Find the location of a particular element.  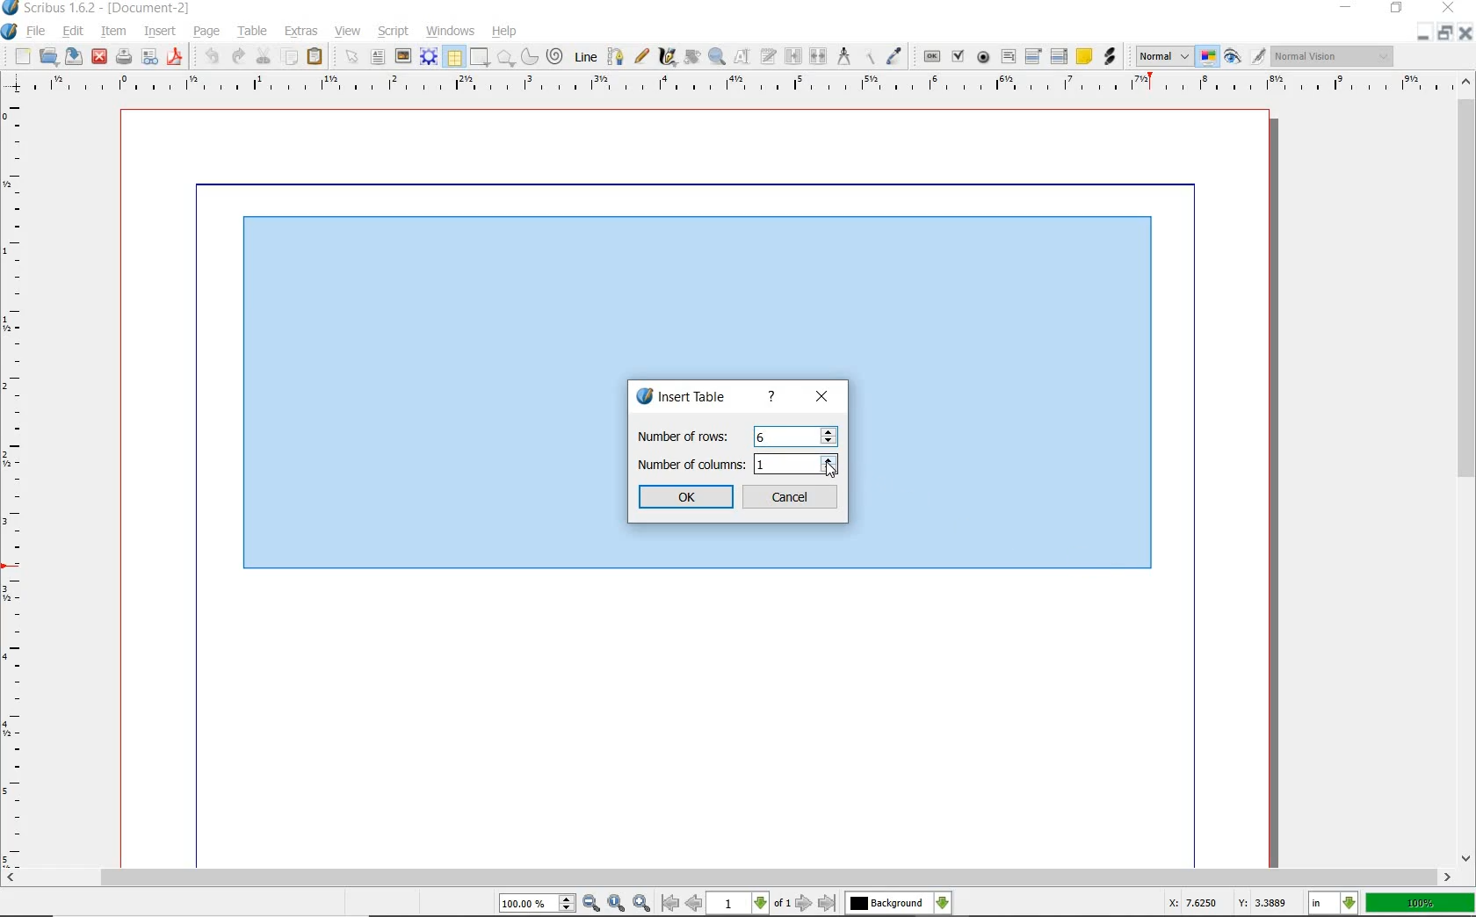

eye dropper is located at coordinates (894, 55).